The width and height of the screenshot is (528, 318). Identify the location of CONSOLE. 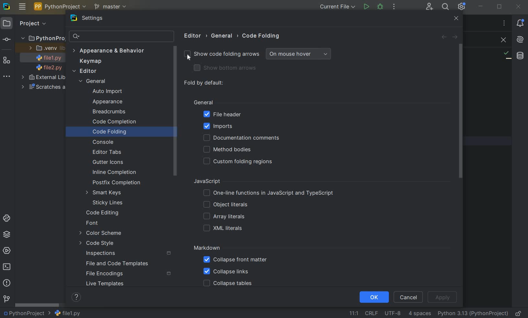
(105, 142).